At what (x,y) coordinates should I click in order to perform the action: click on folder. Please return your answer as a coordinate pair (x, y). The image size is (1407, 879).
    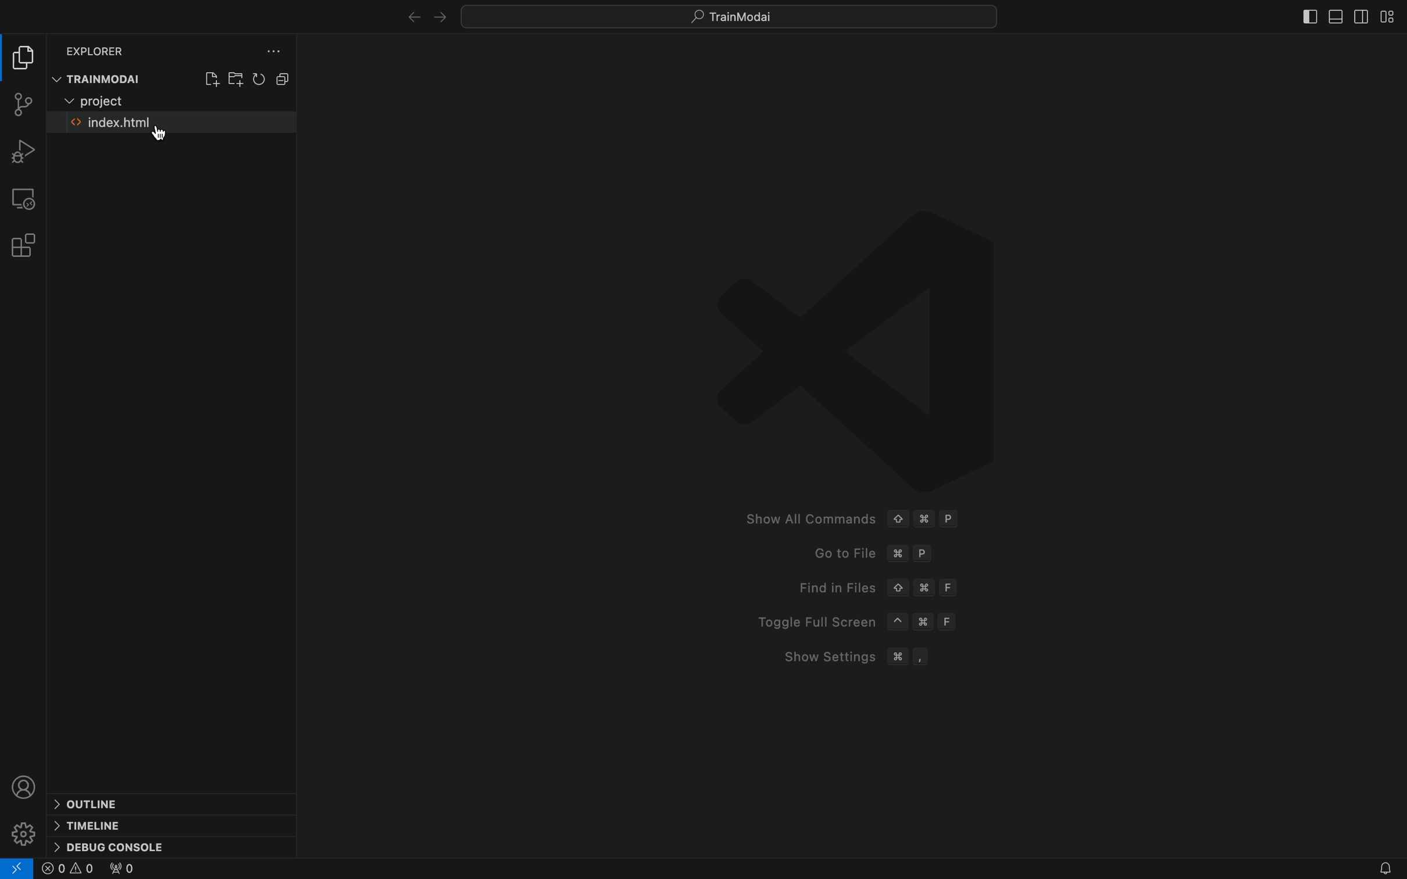
    Looking at the image, I should click on (107, 101).